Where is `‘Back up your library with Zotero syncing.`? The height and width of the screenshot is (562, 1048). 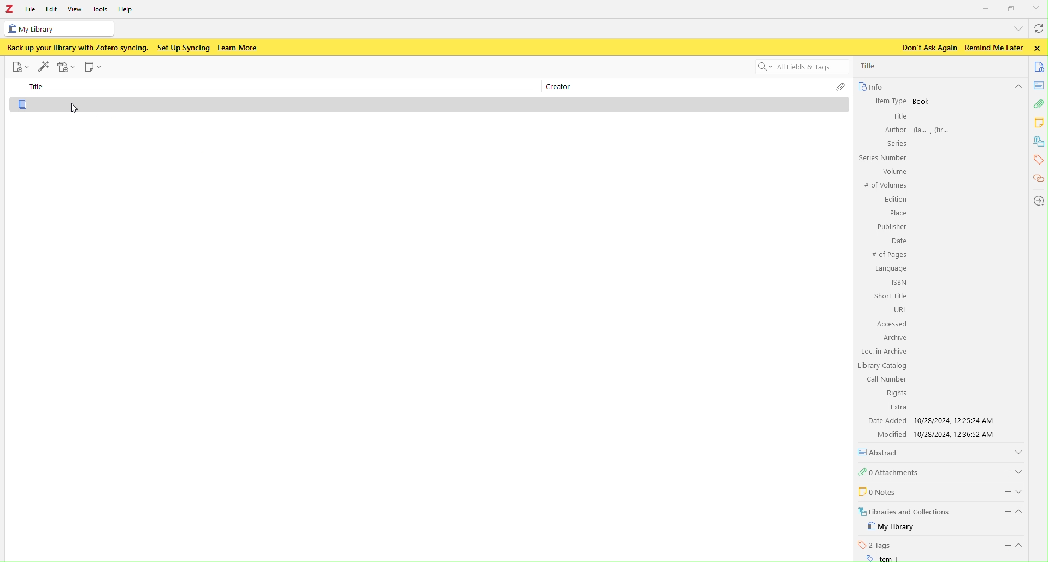 ‘Back up your library with Zotero syncing. is located at coordinates (76, 48).